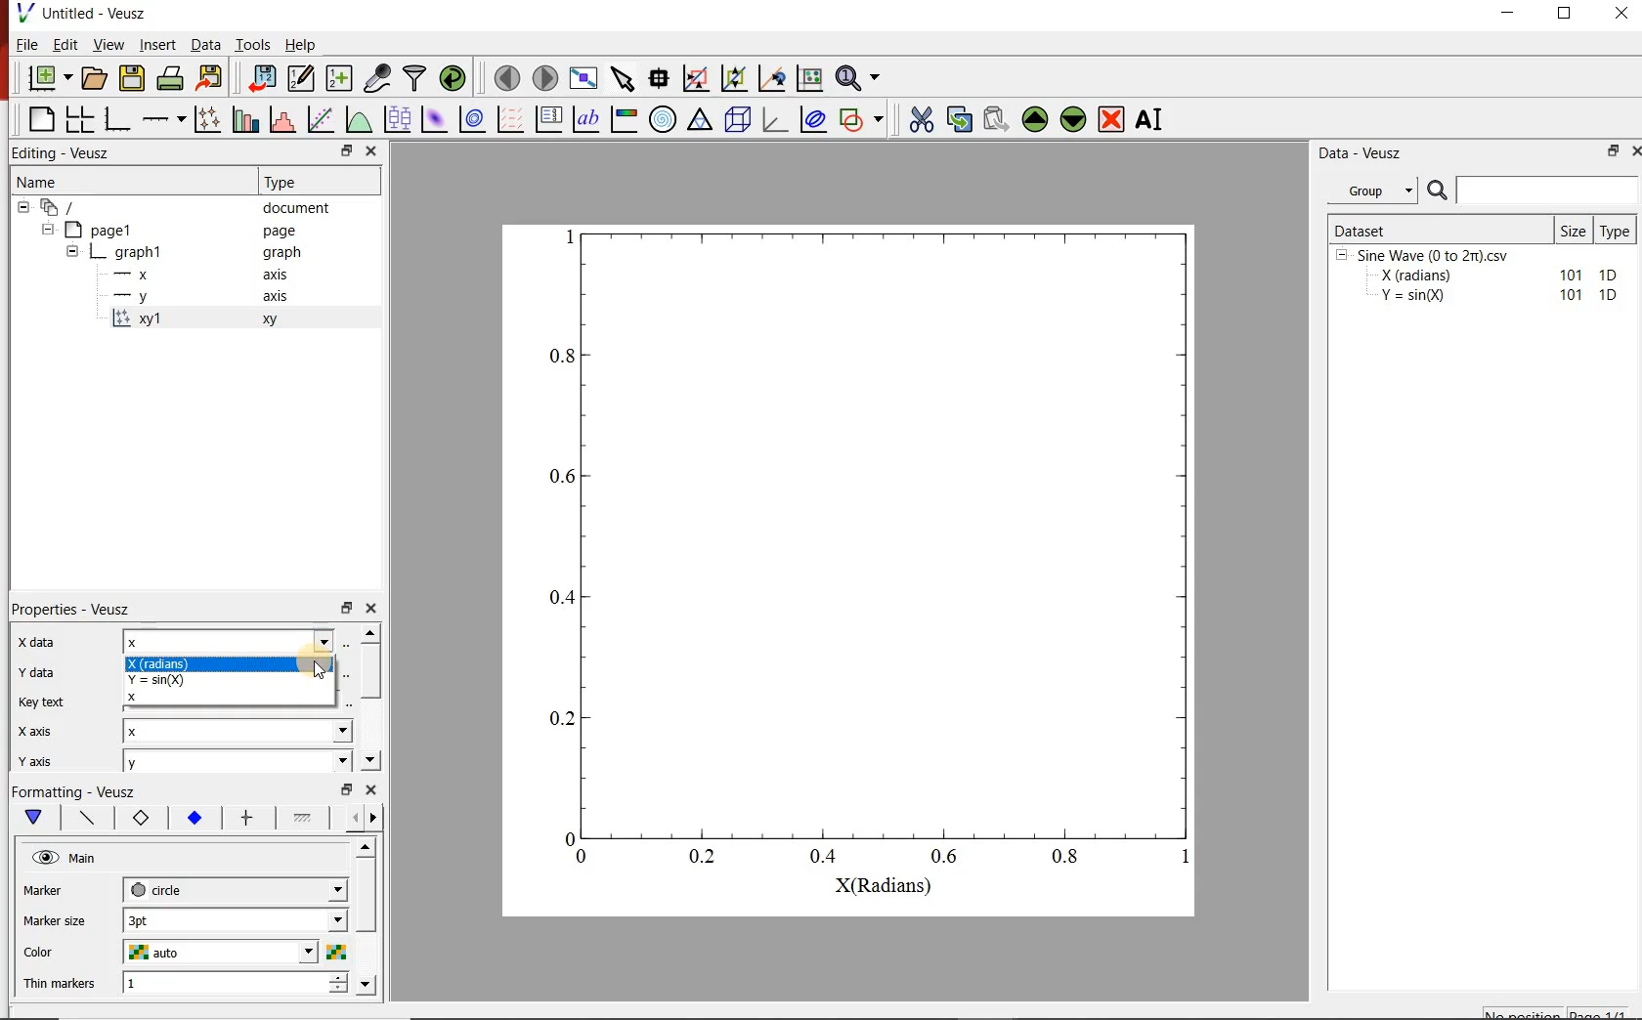 Image resolution: width=1642 pixels, height=1020 pixels. What do you see at coordinates (416, 78) in the screenshot?
I see `filter data` at bounding box center [416, 78].